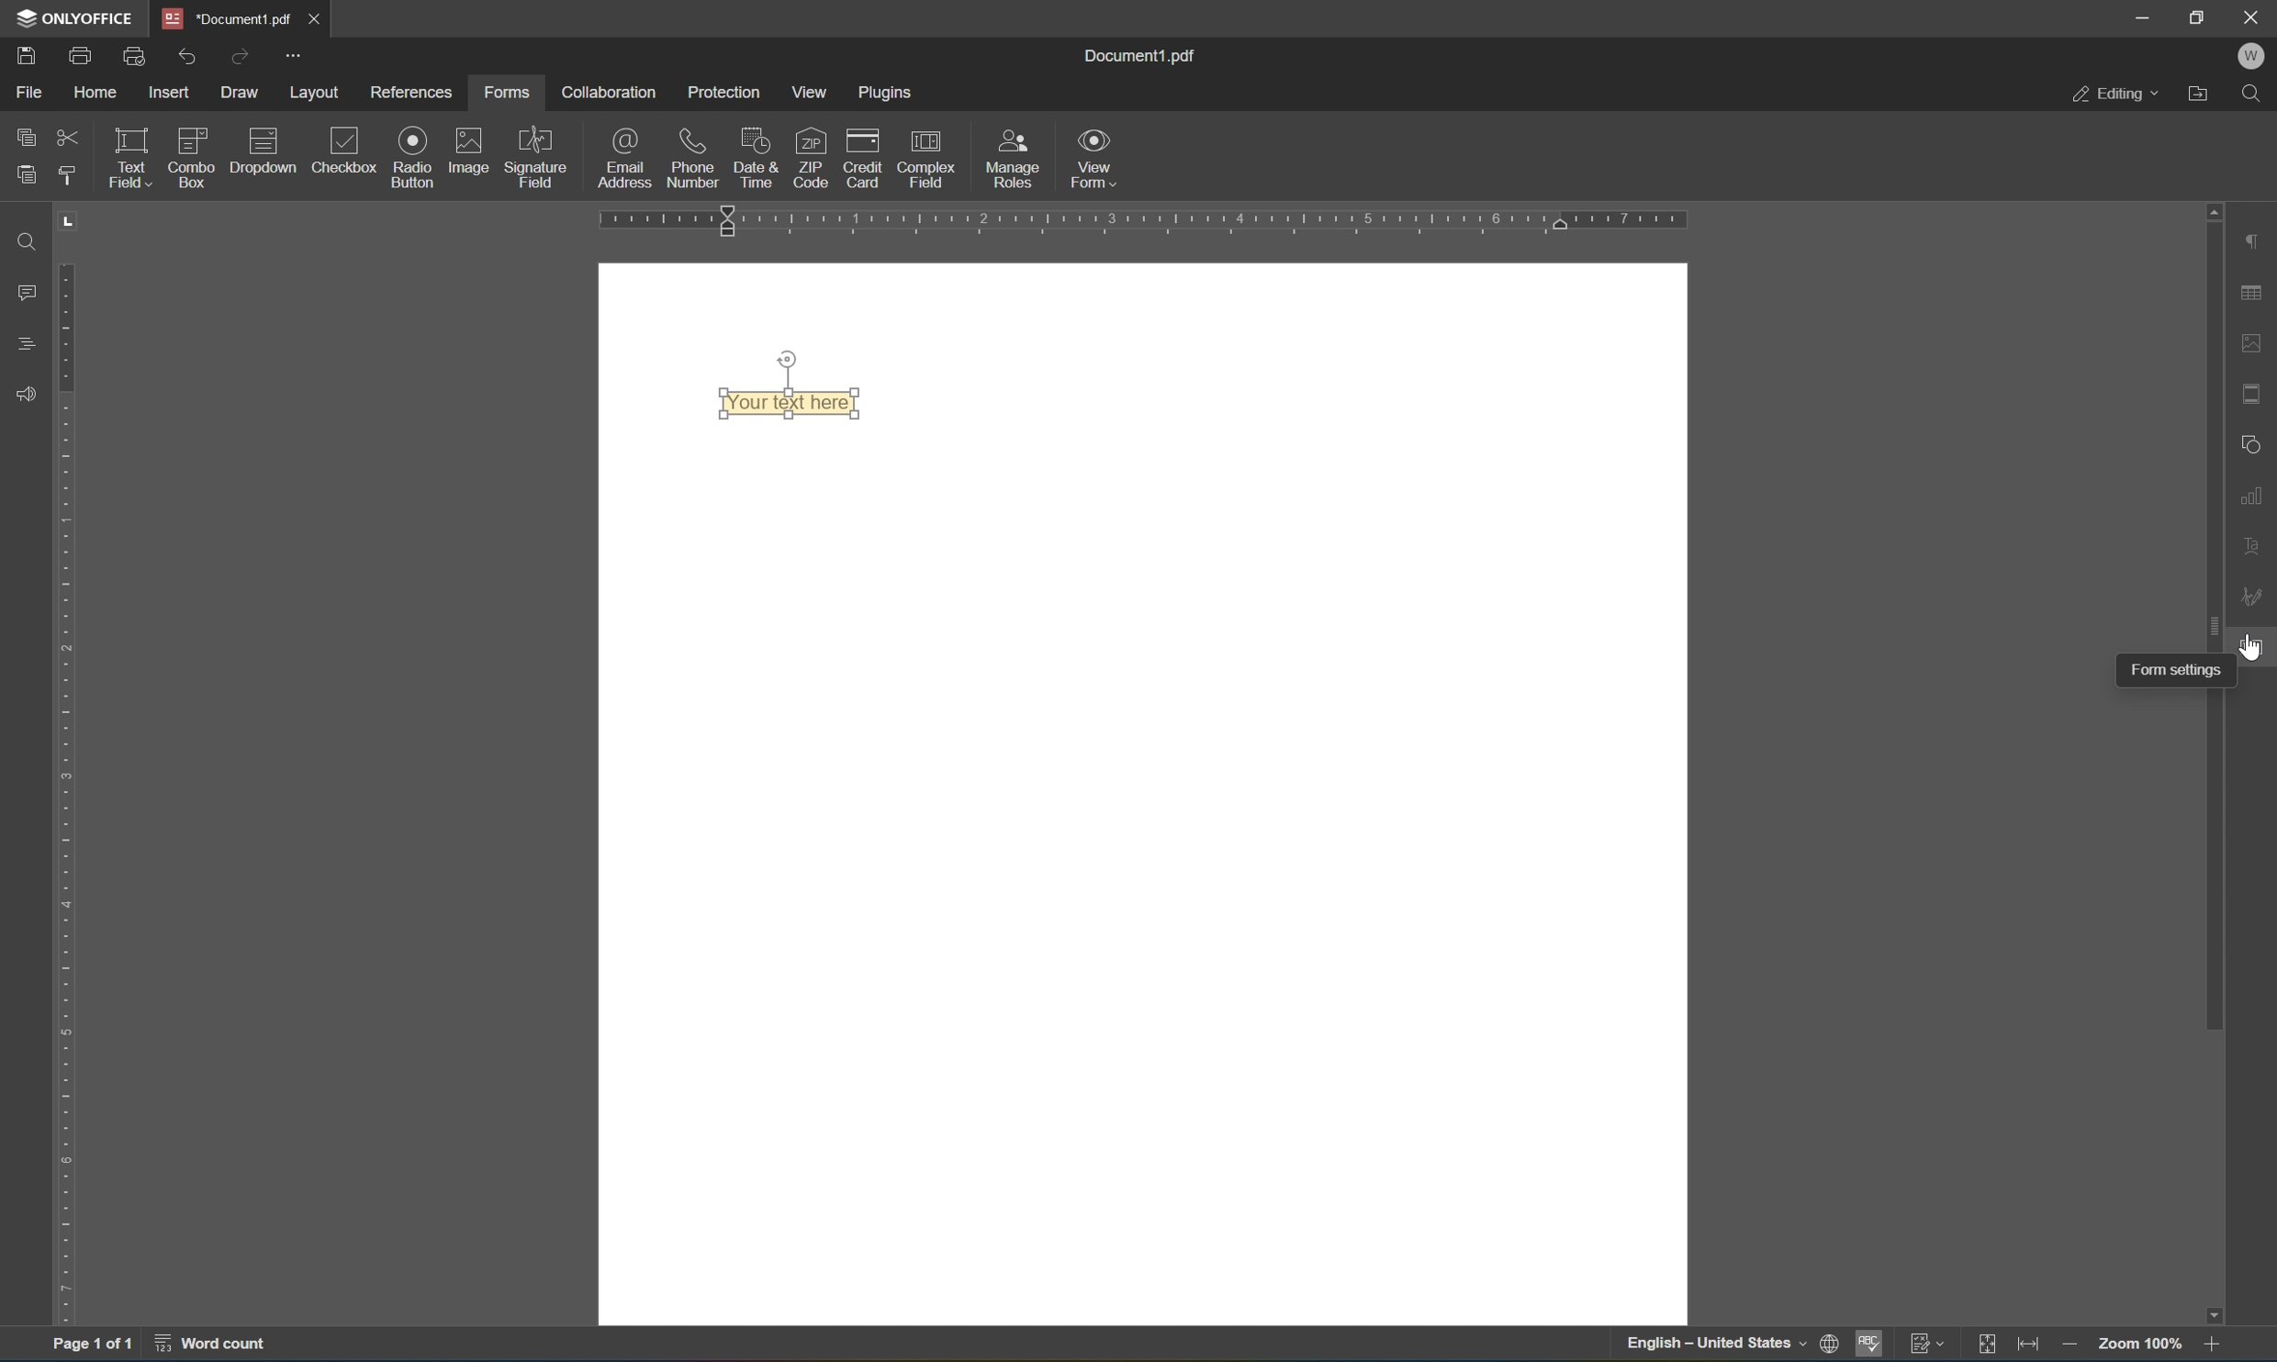 Image resolution: width=2277 pixels, height=1362 pixels. Describe the element at coordinates (1133, 218) in the screenshot. I see `ruler` at that location.